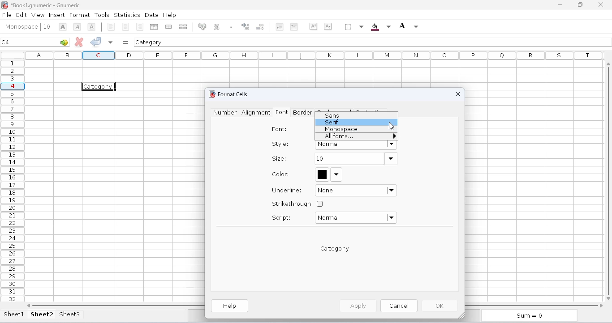  Describe the element at coordinates (260, 26) in the screenshot. I see `decrease the number of decimals displayed` at that location.